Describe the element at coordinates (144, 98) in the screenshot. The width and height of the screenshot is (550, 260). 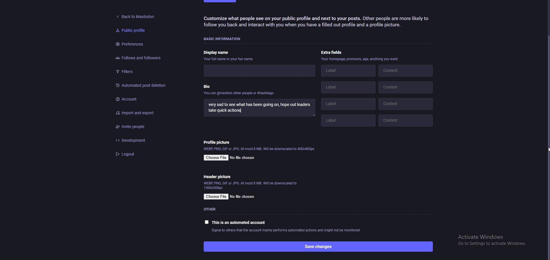
I see `Account` at that location.